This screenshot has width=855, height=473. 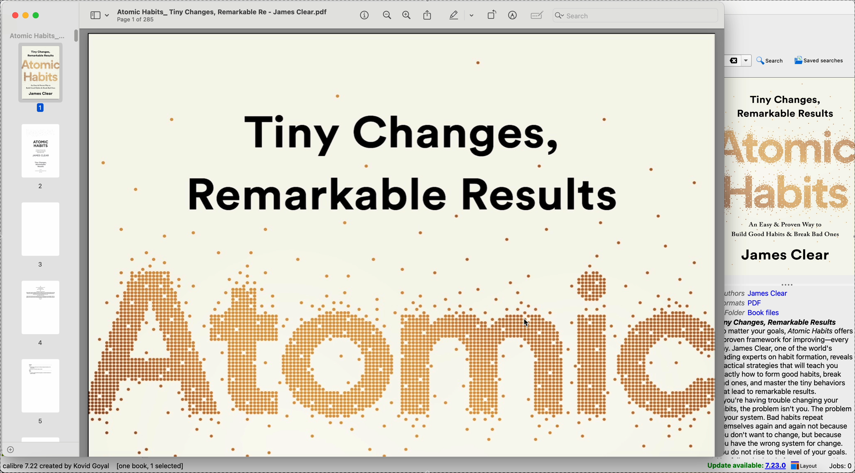 I want to click on book cover preview, so click(x=785, y=177).